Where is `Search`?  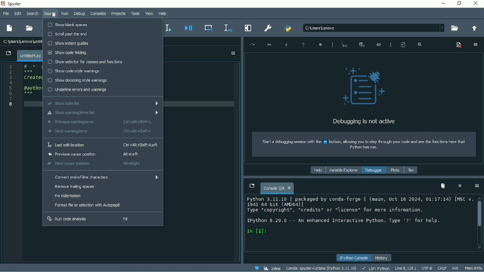 Search is located at coordinates (32, 13).